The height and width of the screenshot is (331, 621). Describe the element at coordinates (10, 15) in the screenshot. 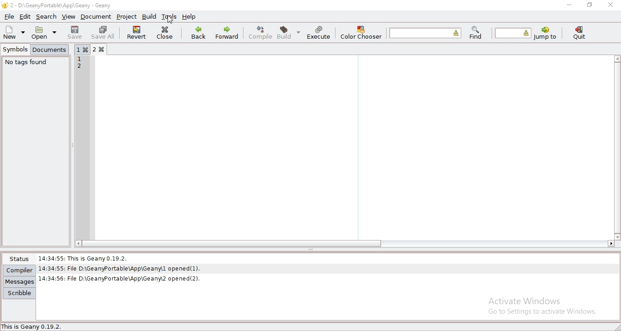

I see `file` at that location.